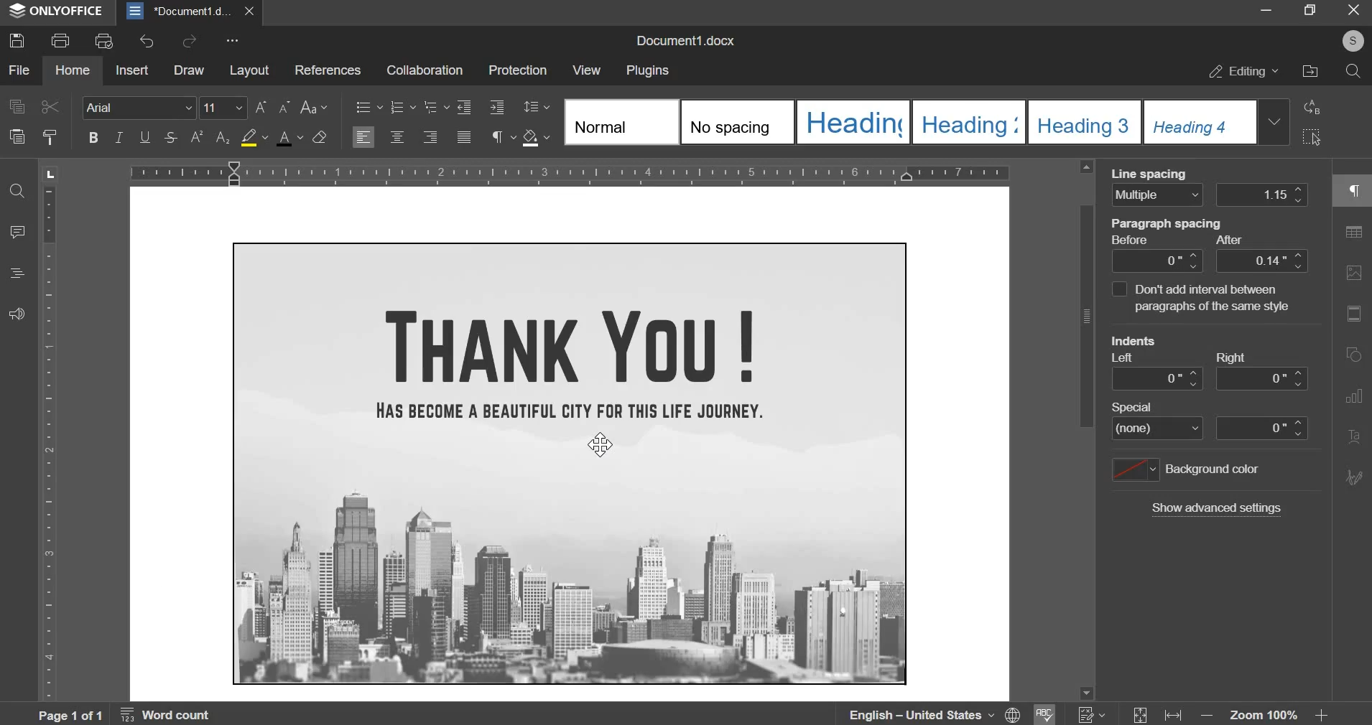 The width and height of the screenshot is (1372, 725). Describe the element at coordinates (168, 713) in the screenshot. I see `Word Count` at that location.